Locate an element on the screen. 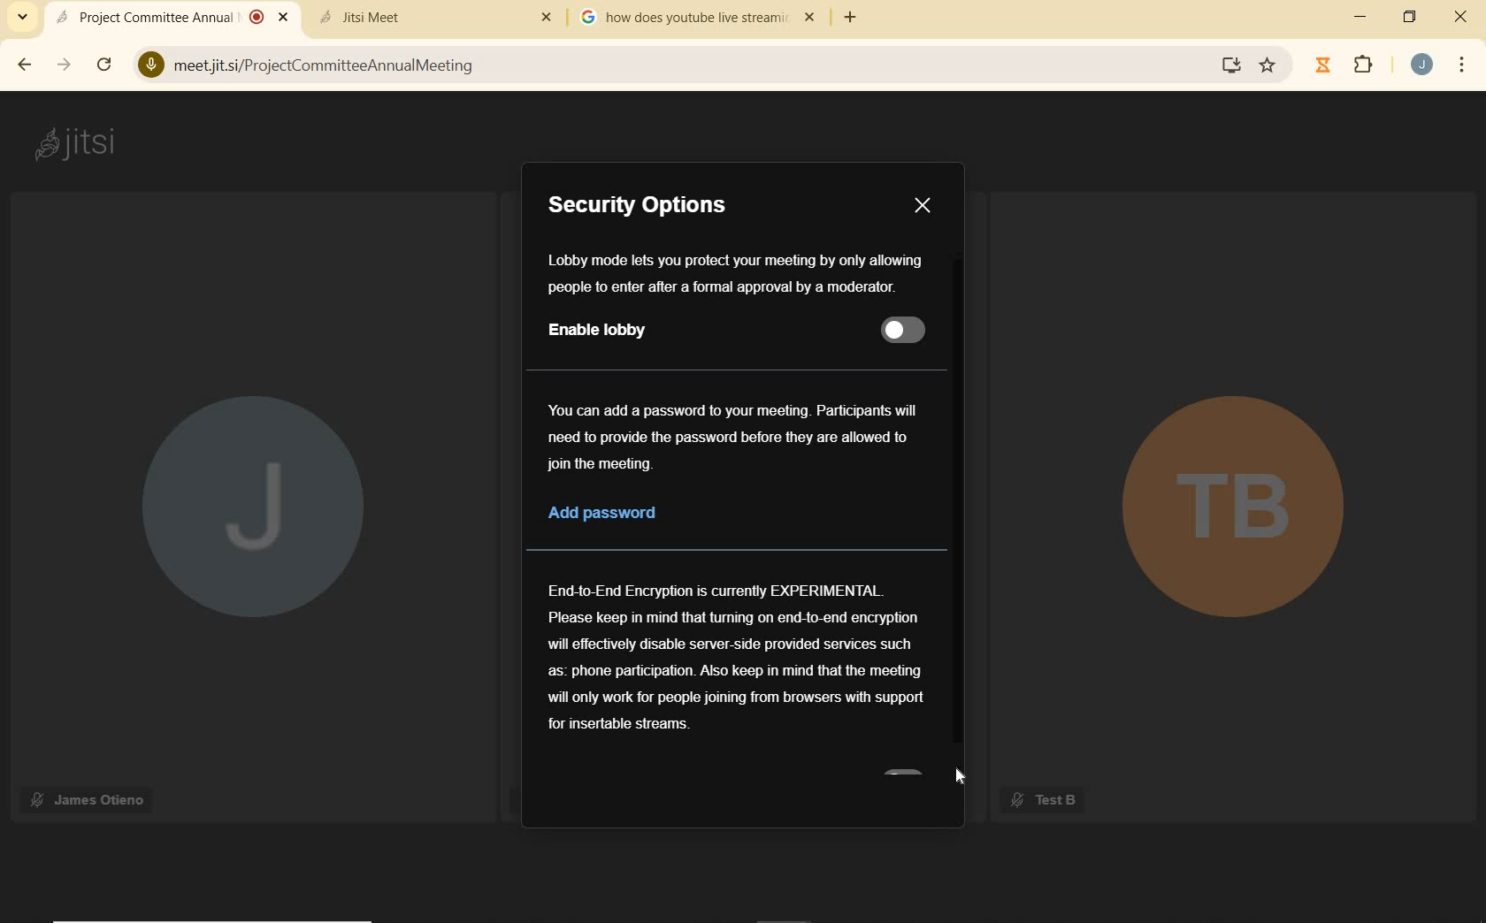  ADD TAB is located at coordinates (848, 19).